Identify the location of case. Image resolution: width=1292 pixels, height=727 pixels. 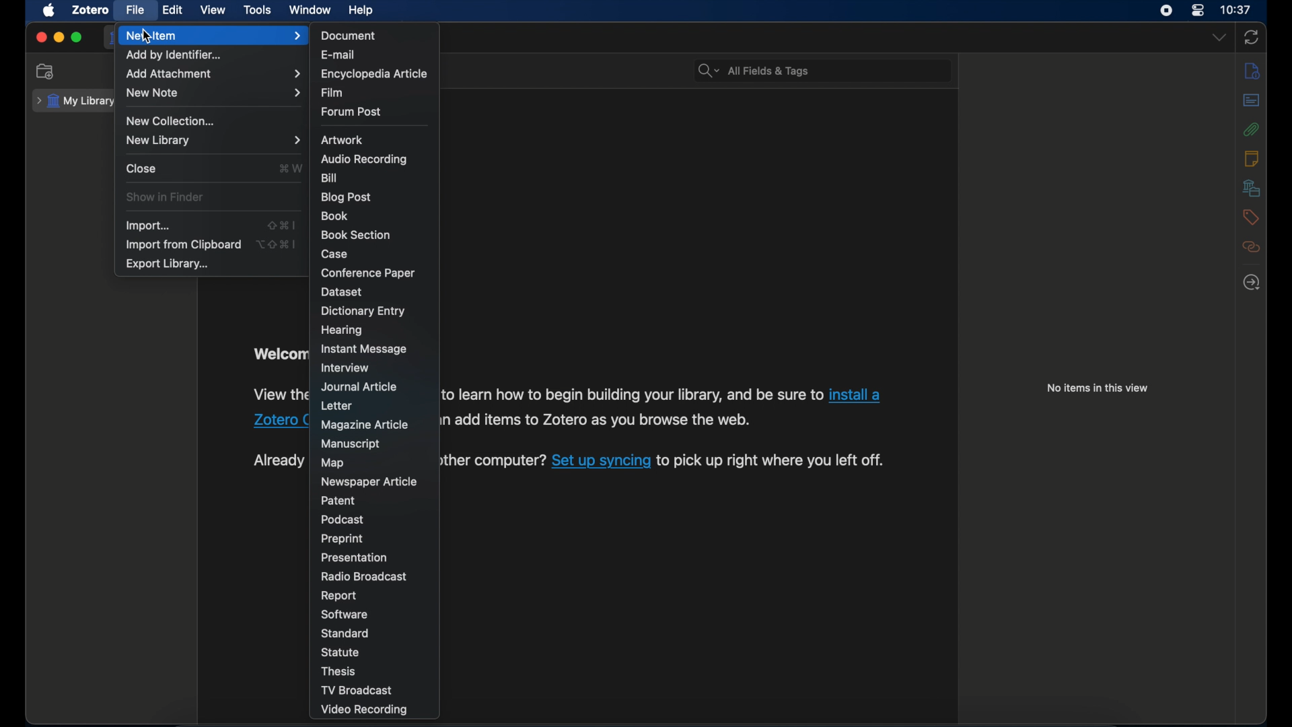
(335, 254).